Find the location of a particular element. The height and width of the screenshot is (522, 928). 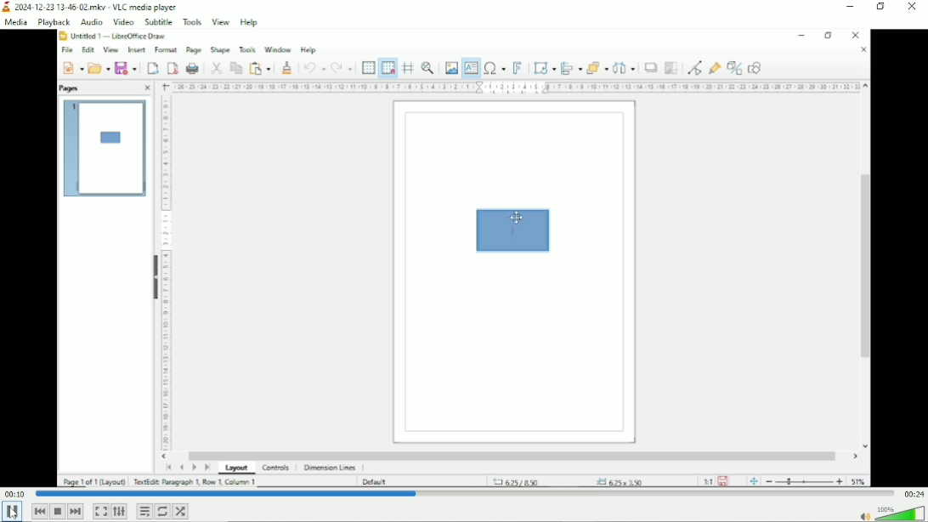

Restore down is located at coordinates (880, 8).